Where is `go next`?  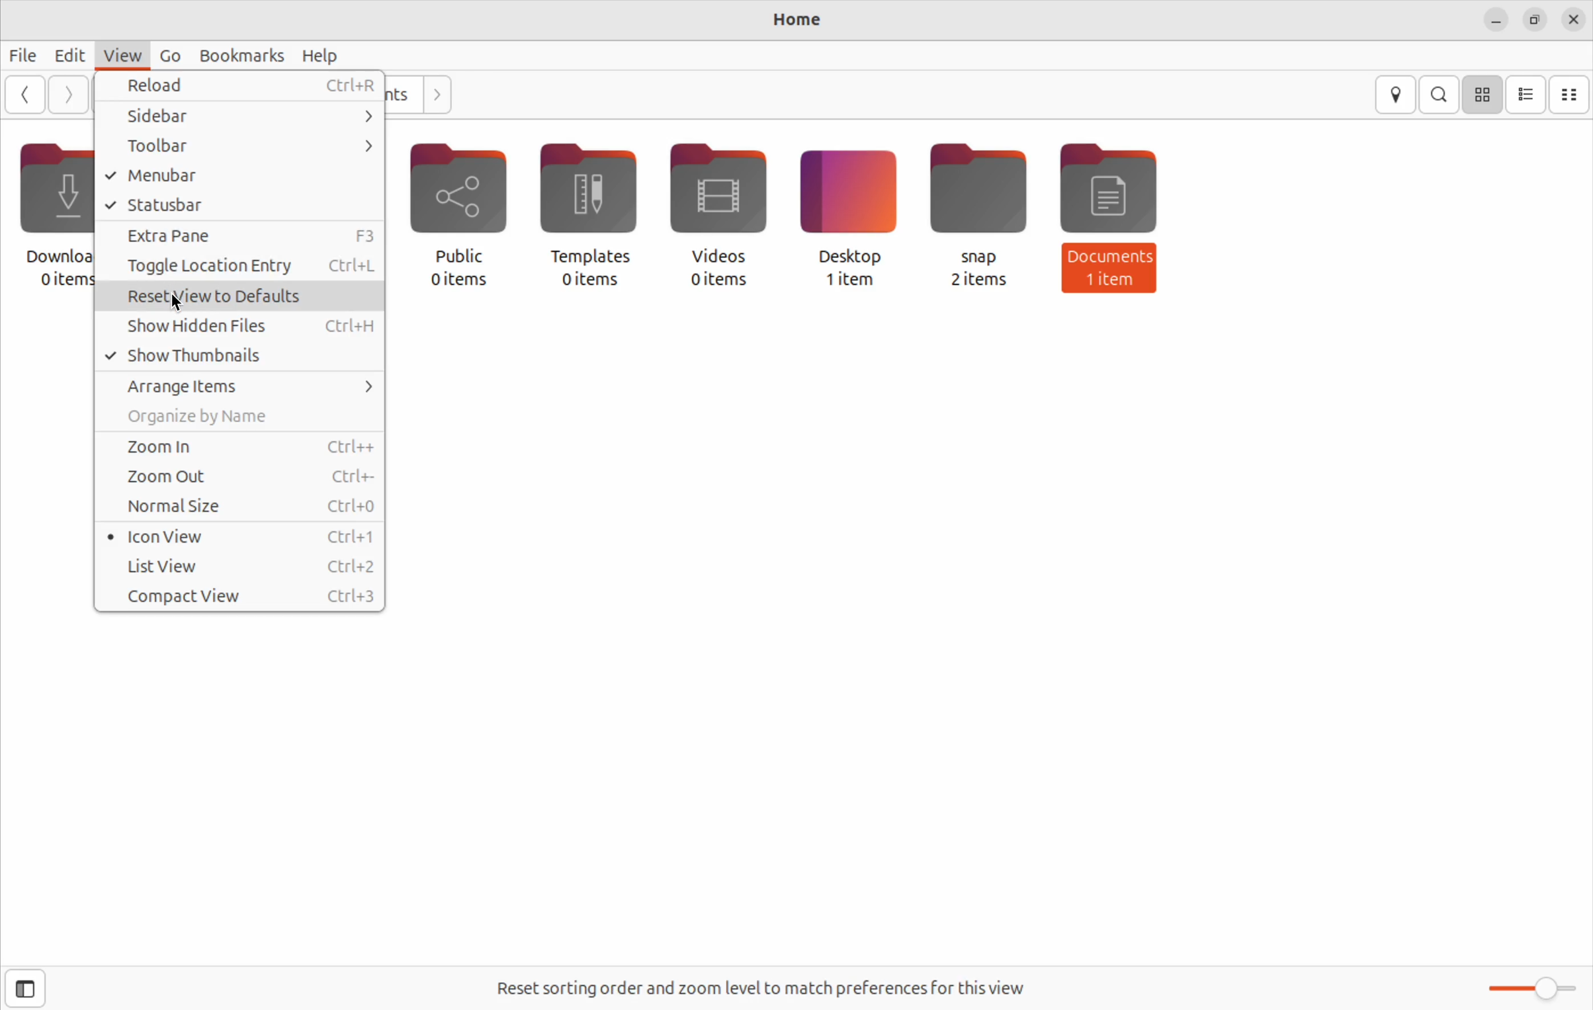
go next is located at coordinates (65, 93).